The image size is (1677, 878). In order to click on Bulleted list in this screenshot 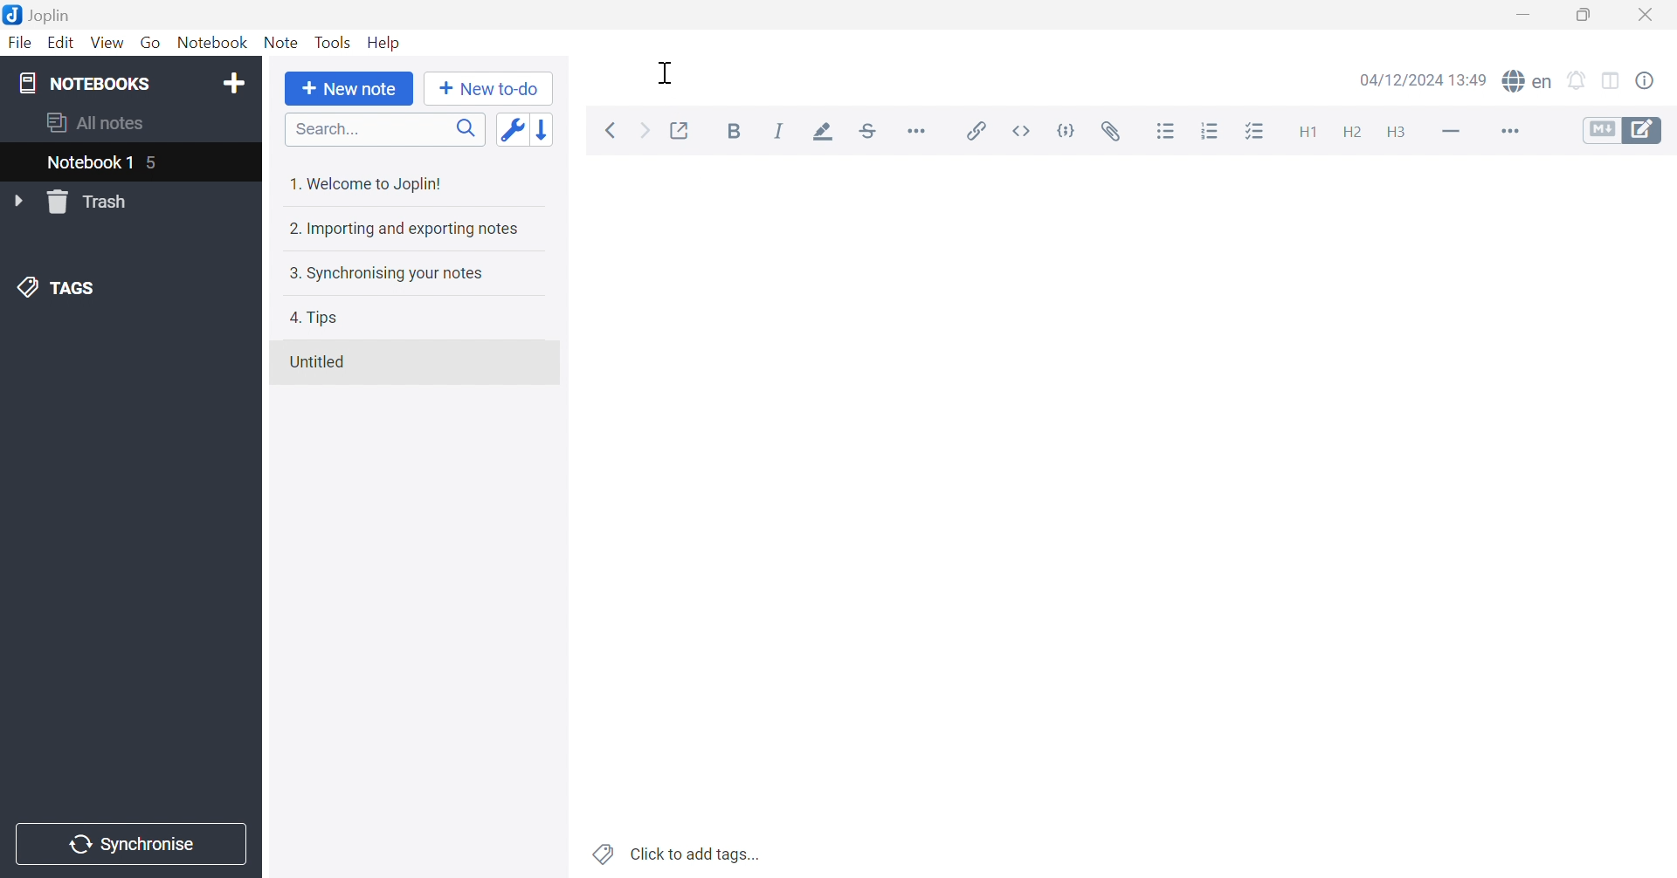, I will do `click(1167, 130)`.